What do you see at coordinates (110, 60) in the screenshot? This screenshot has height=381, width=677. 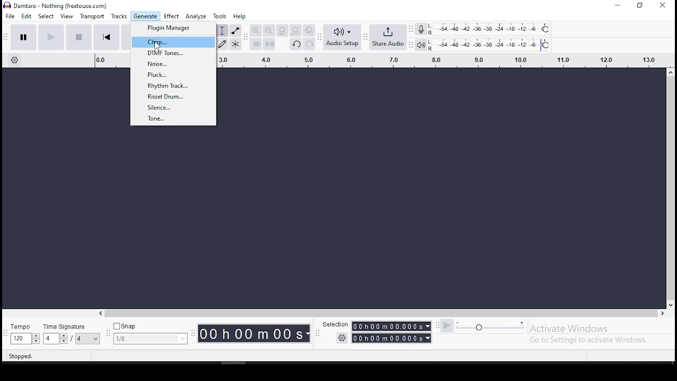 I see `track's timing` at bounding box center [110, 60].